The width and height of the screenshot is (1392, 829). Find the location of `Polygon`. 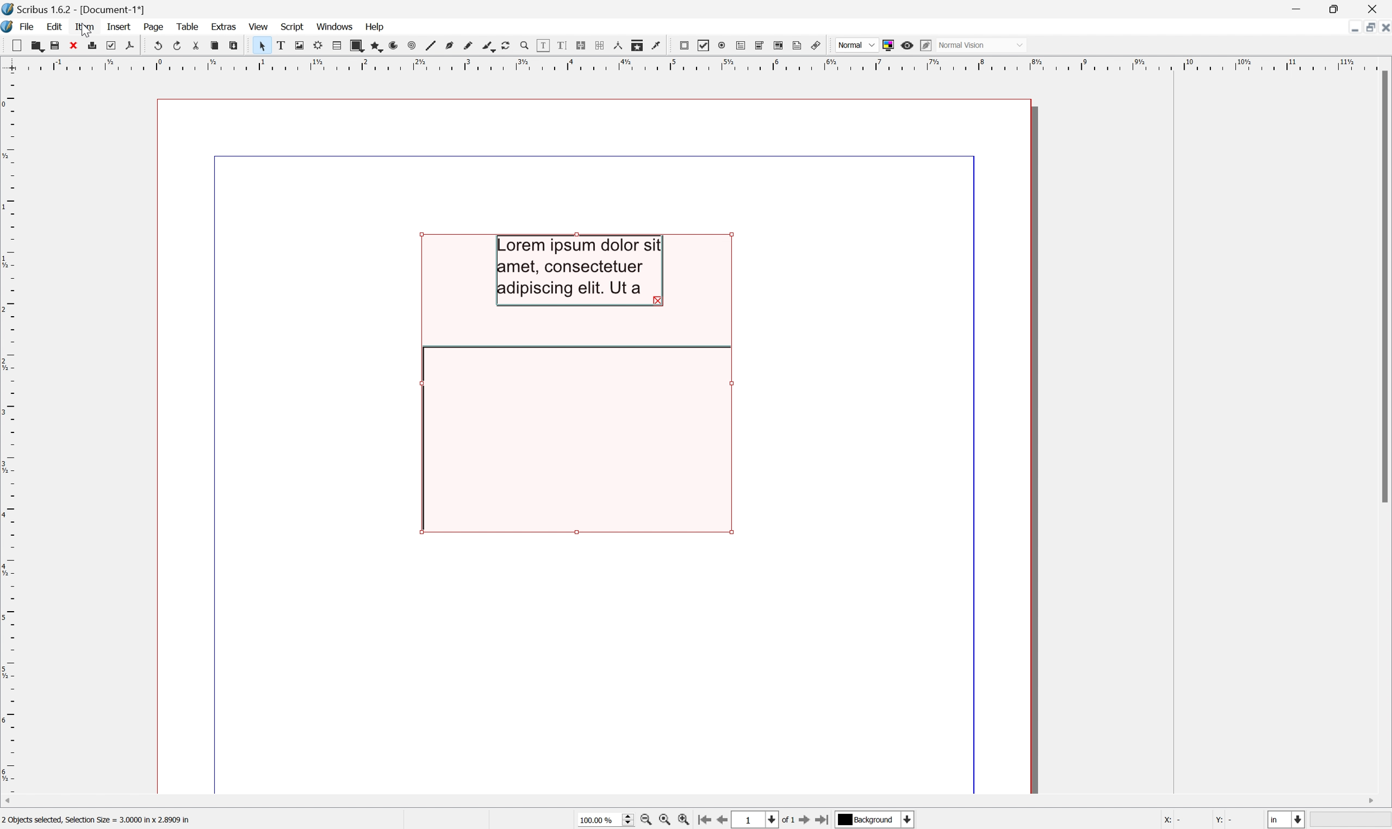

Polygon is located at coordinates (375, 43).